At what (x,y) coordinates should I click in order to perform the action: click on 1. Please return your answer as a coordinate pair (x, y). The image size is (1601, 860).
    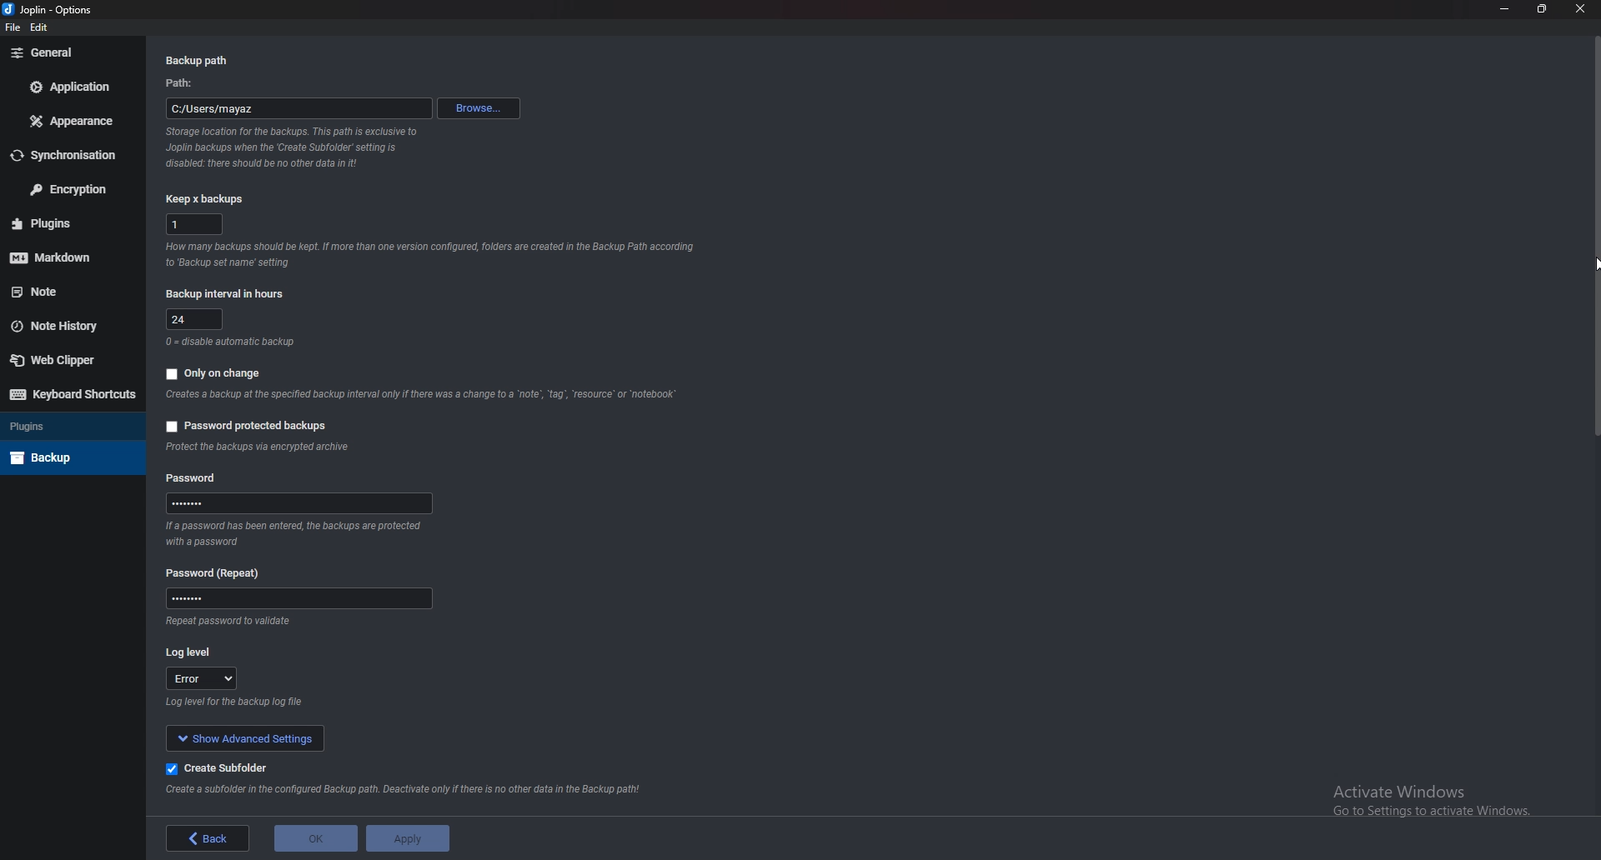
    Looking at the image, I should click on (193, 223).